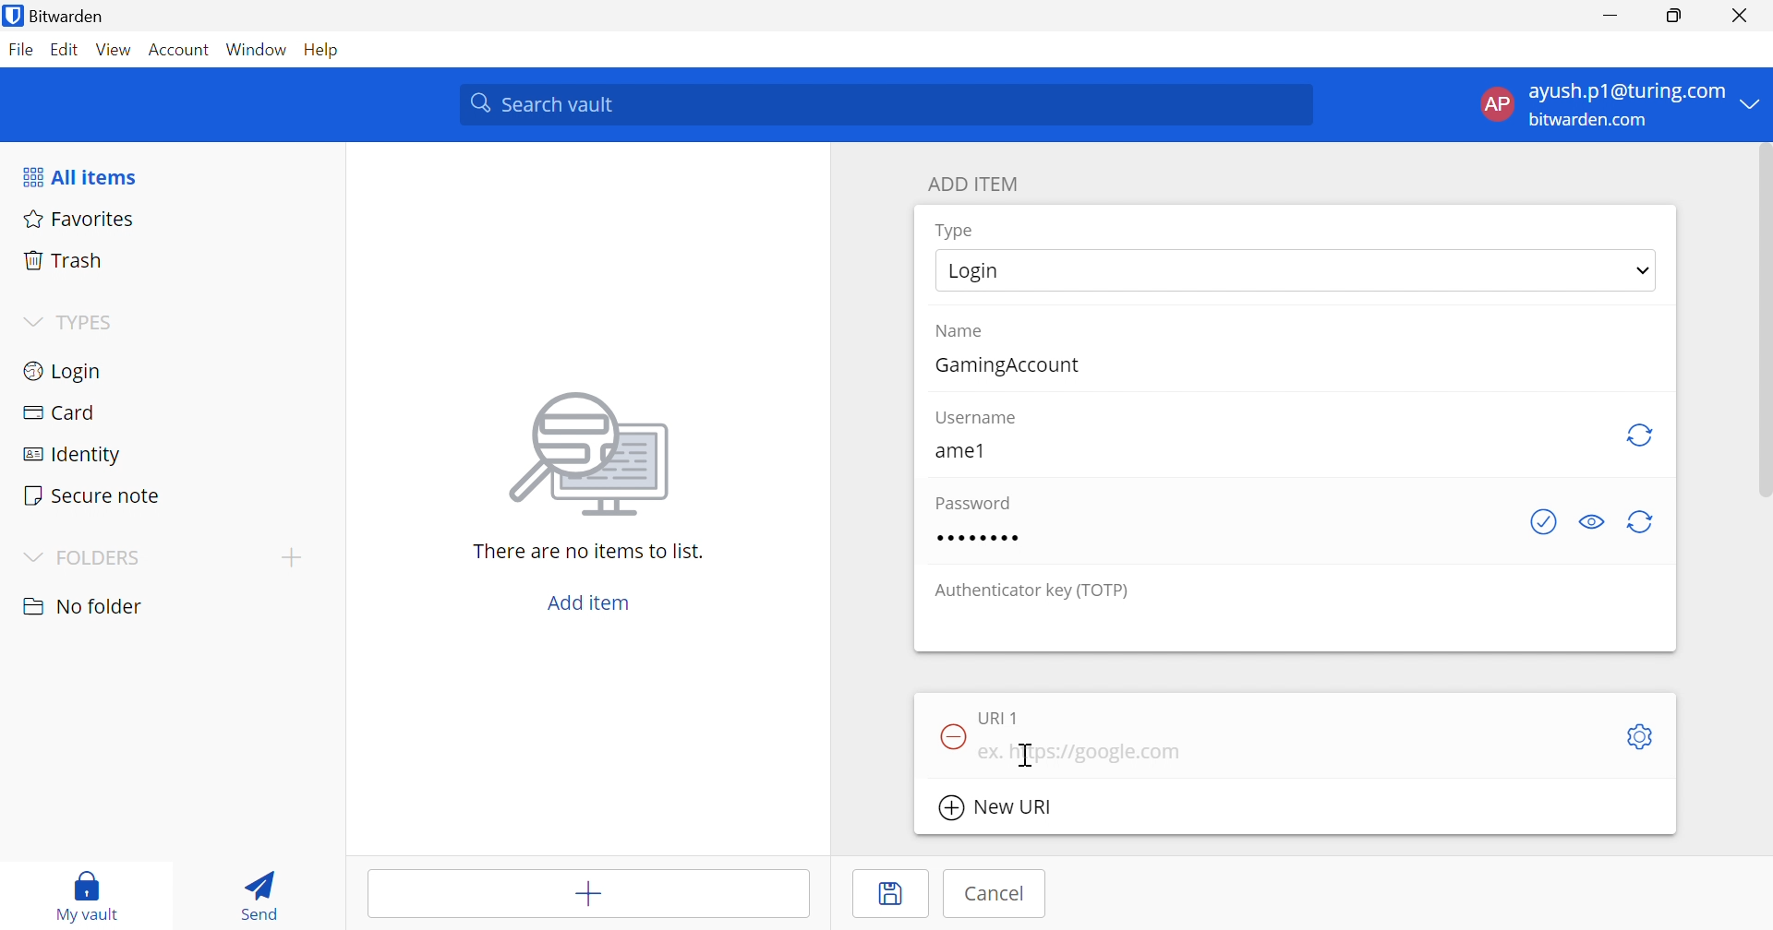  What do you see at coordinates (67, 48) in the screenshot?
I see `Edit` at bounding box center [67, 48].